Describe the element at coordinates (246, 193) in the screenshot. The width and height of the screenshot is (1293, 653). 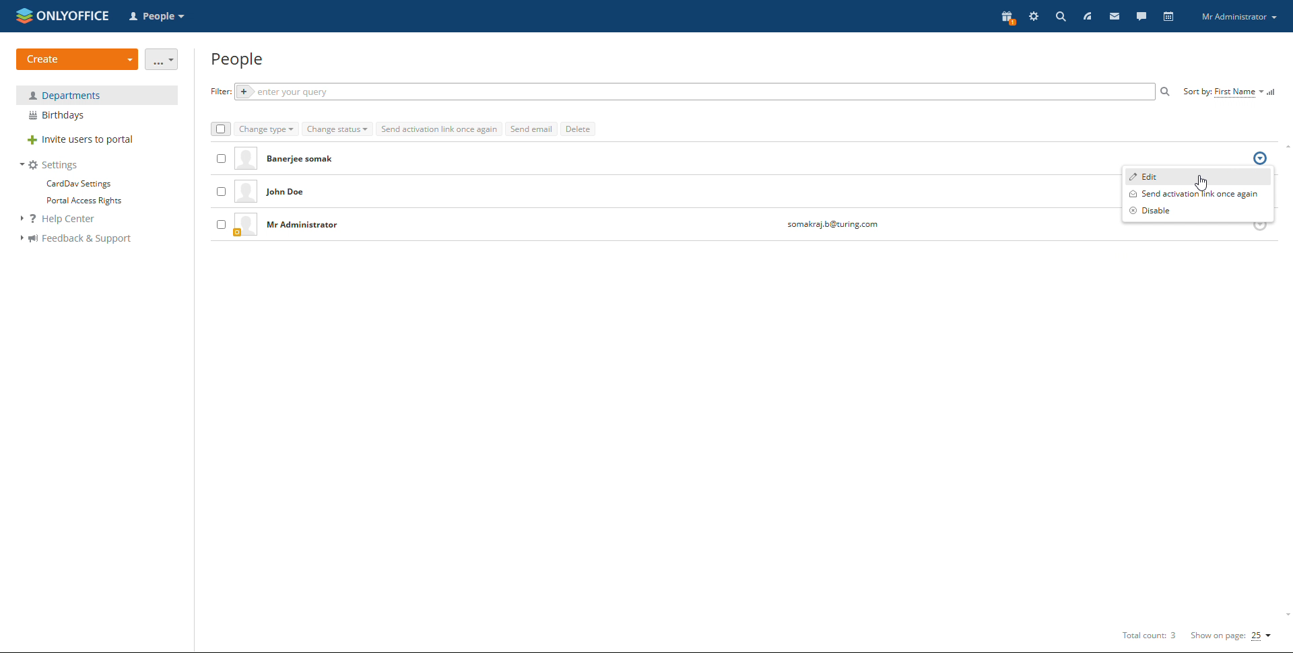
I see `profile picture` at that location.